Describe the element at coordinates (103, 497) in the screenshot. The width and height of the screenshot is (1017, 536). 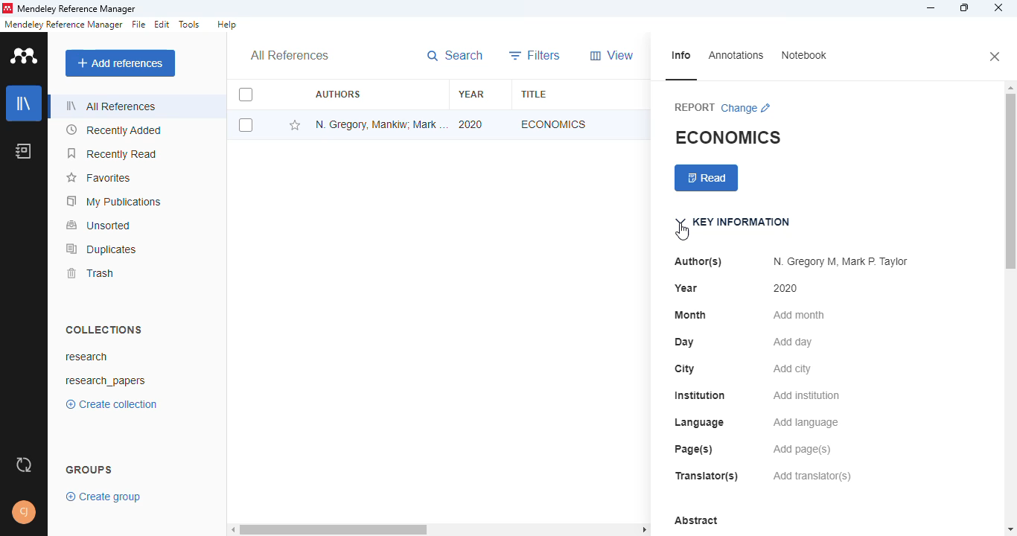
I see `create group` at that location.